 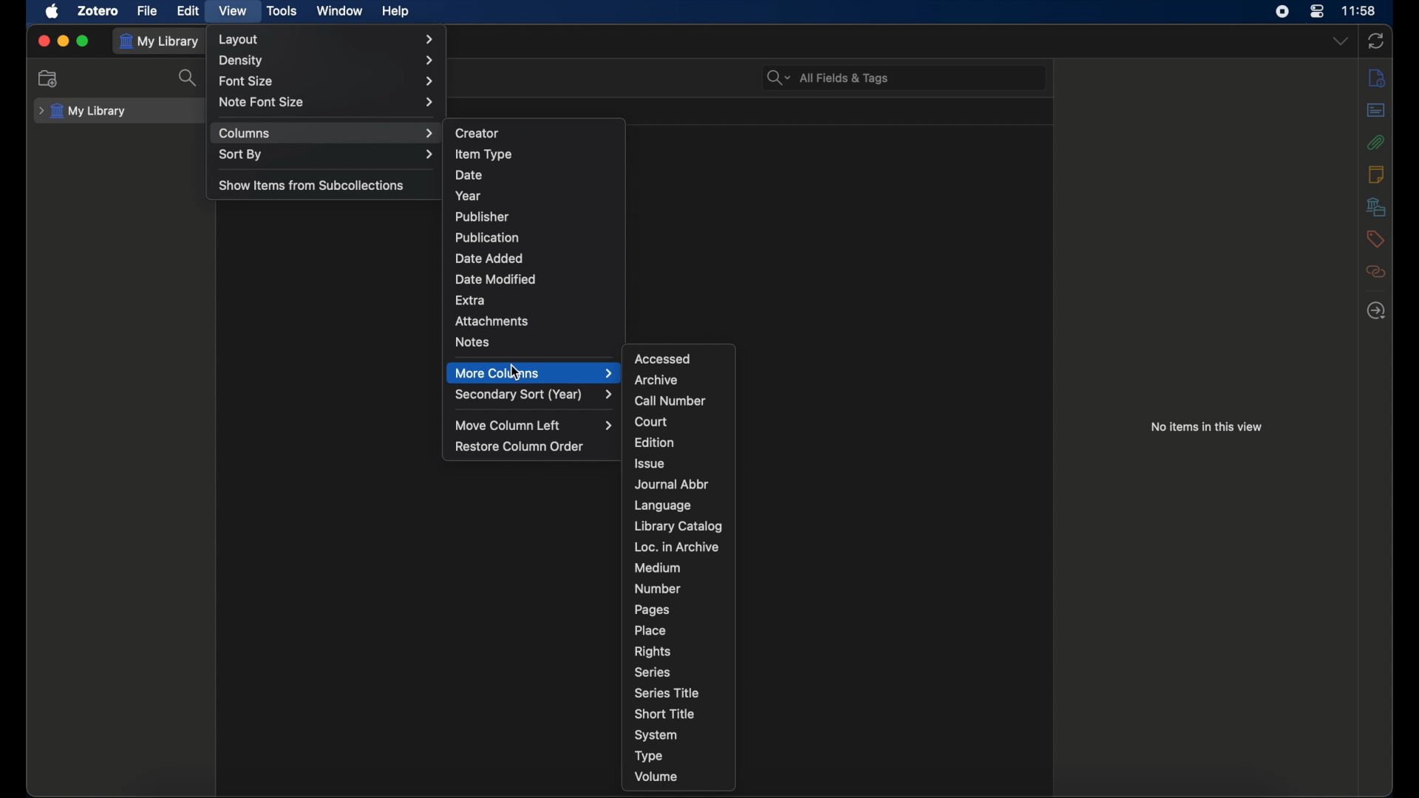 What do you see at coordinates (160, 41) in the screenshot?
I see `my library` at bounding box center [160, 41].